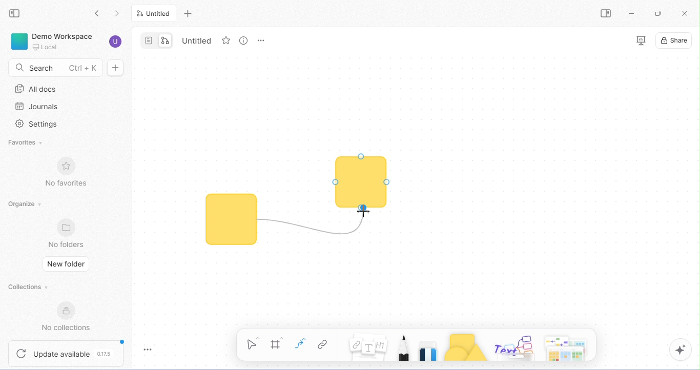 Image resolution: width=700 pixels, height=370 pixels. Describe the element at coordinates (116, 43) in the screenshot. I see `account` at that location.